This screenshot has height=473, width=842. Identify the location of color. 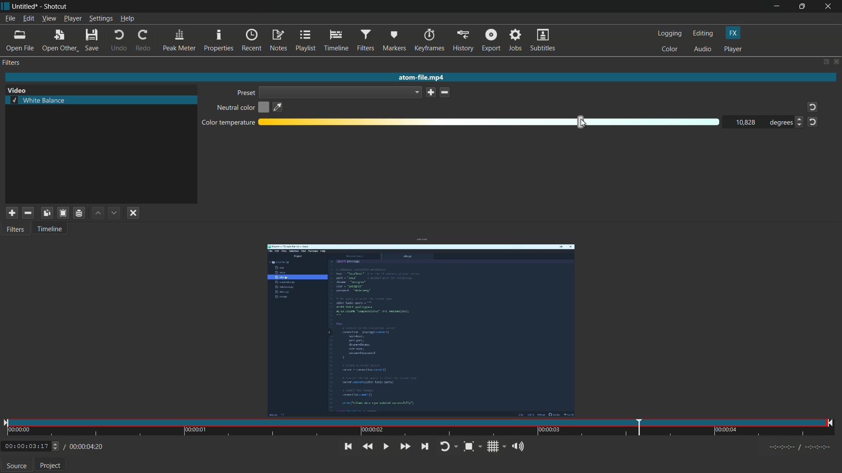
(670, 49).